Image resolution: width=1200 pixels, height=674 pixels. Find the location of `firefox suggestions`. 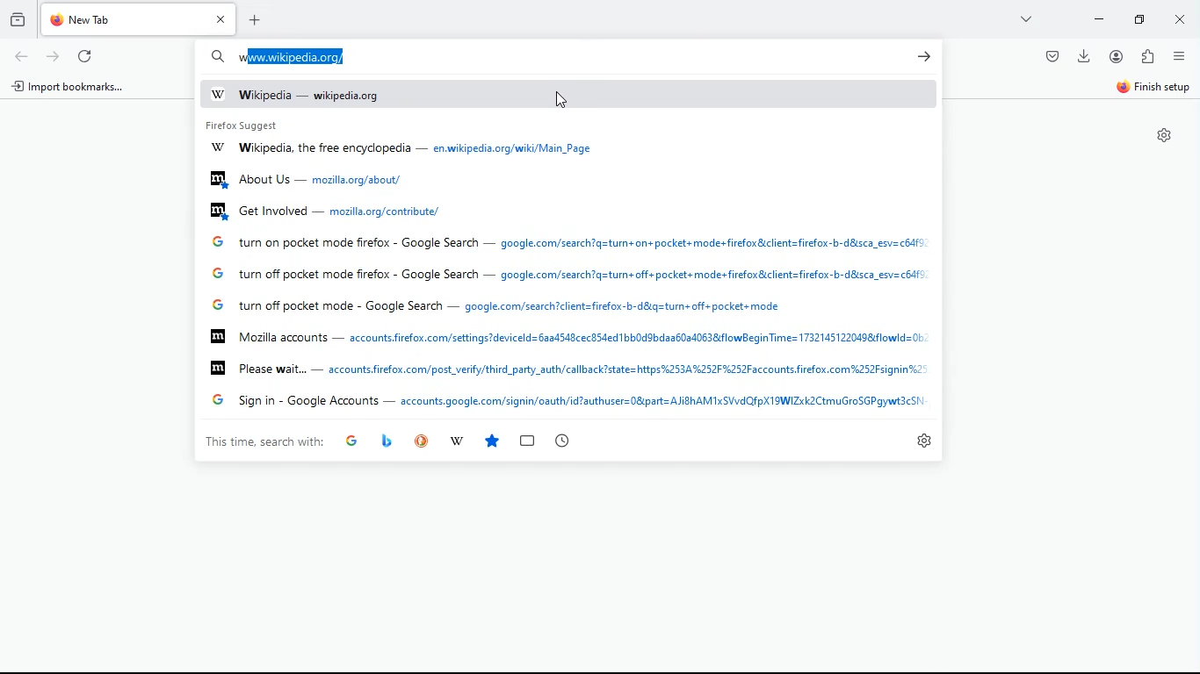

firefox suggestions is located at coordinates (500, 306).